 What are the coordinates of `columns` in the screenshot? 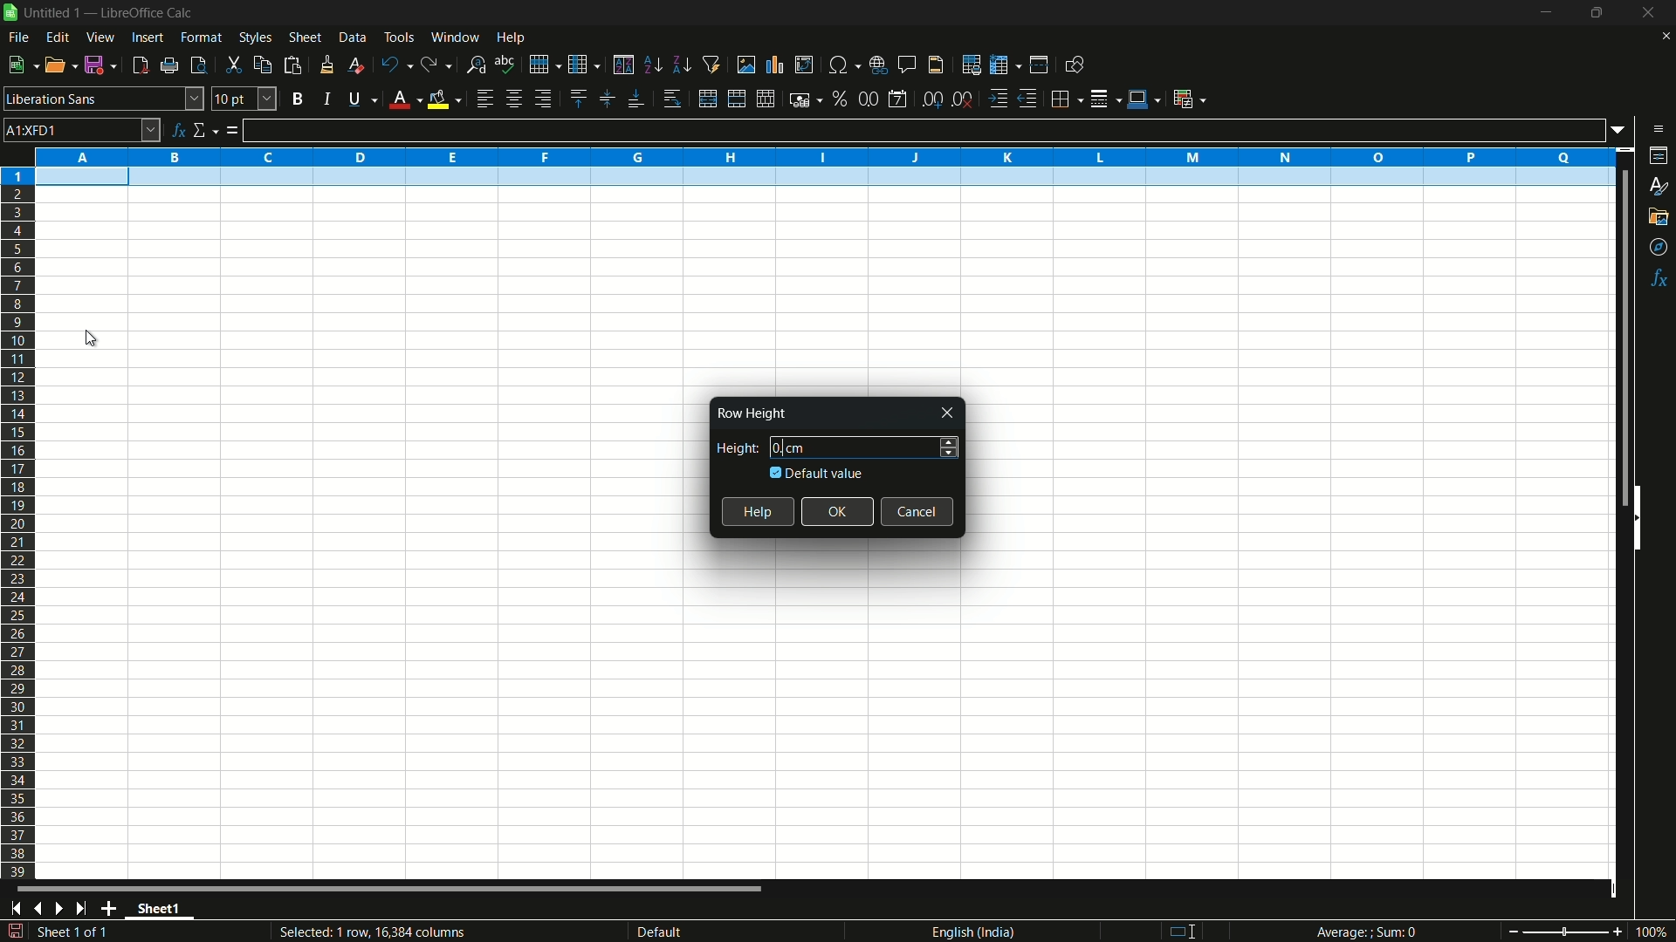 It's located at (824, 155).